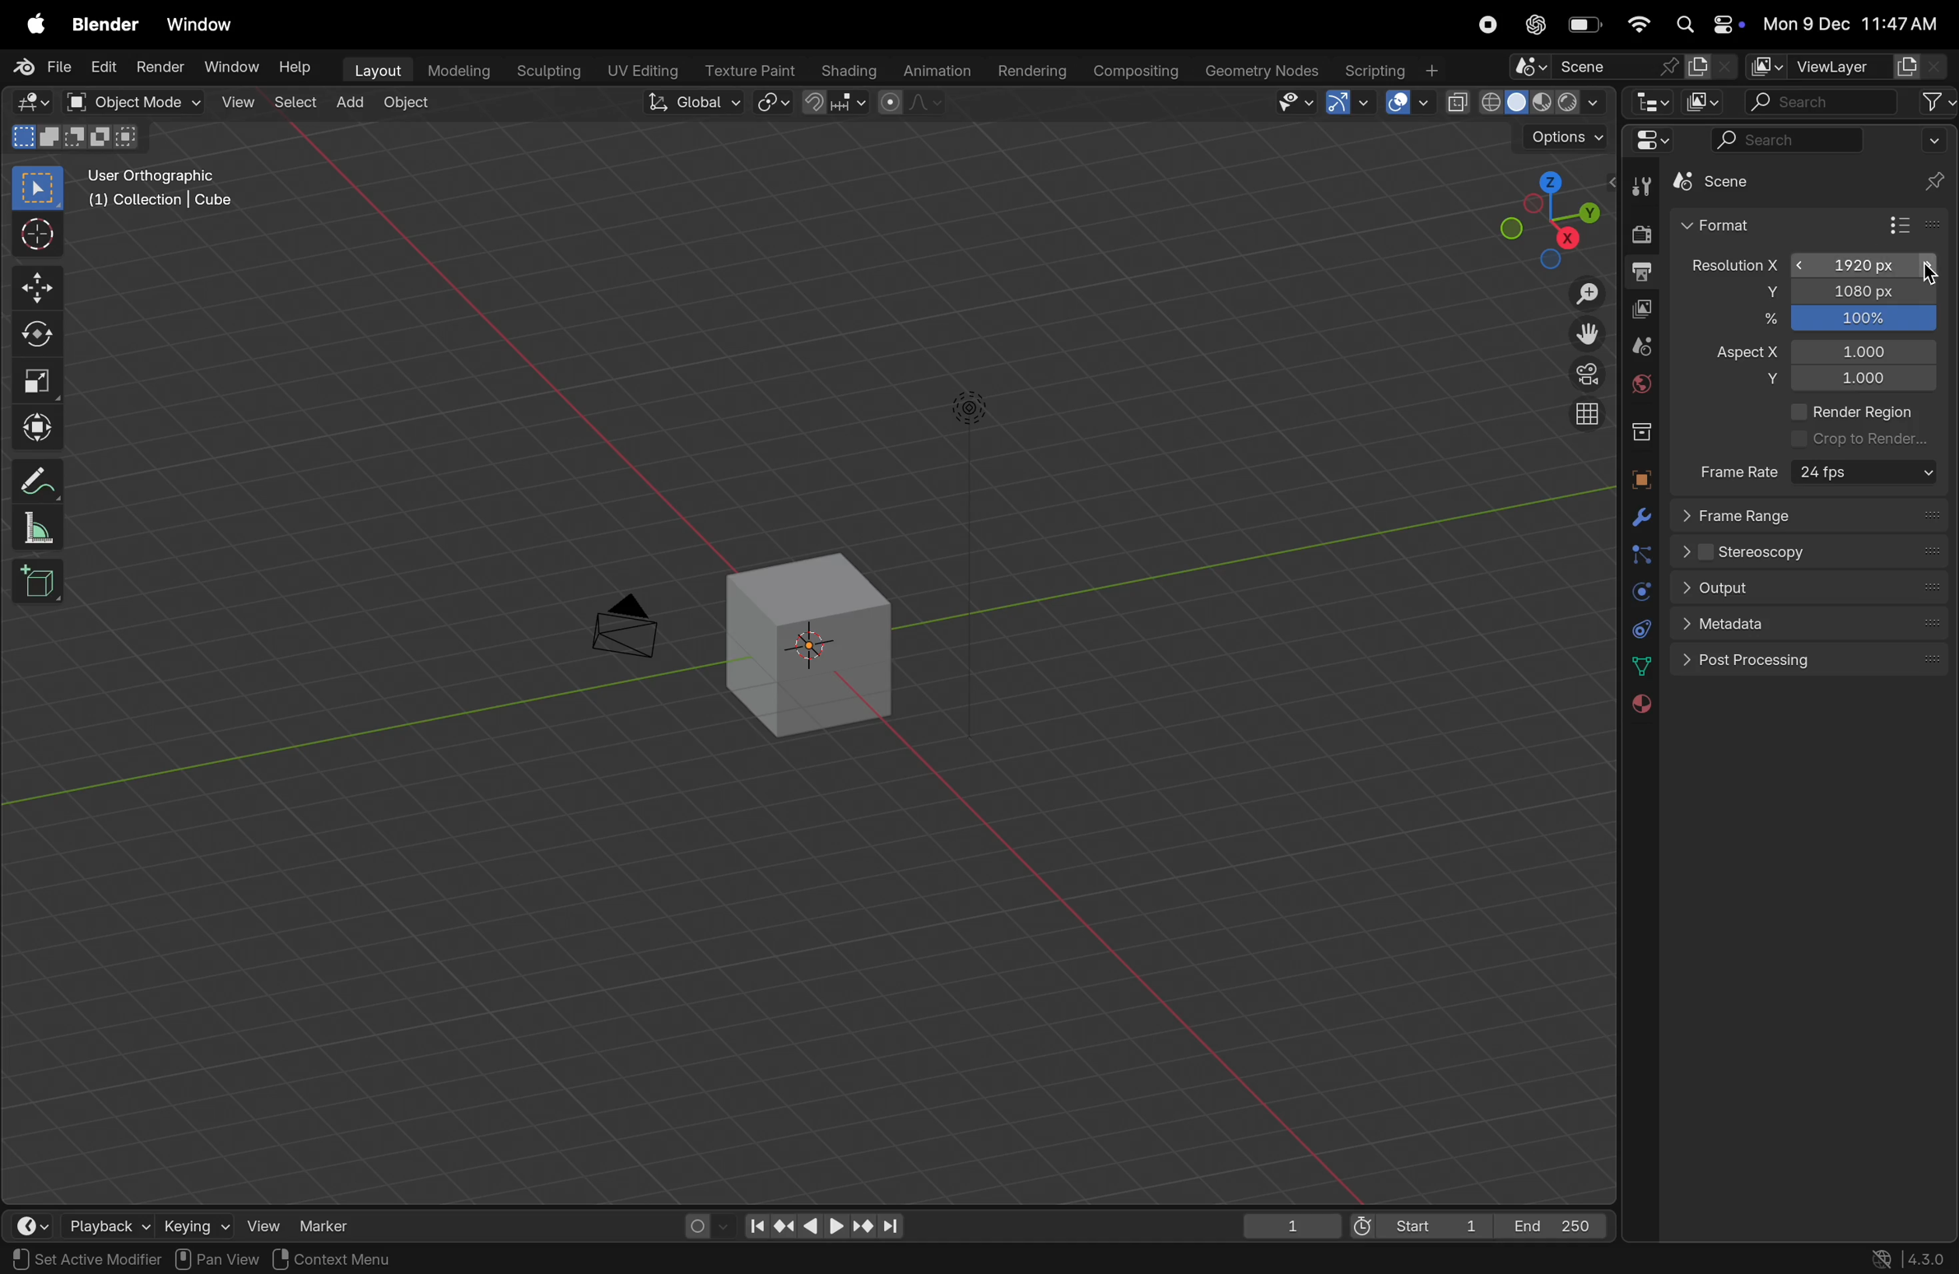  I want to click on show overlays, so click(1400, 105).